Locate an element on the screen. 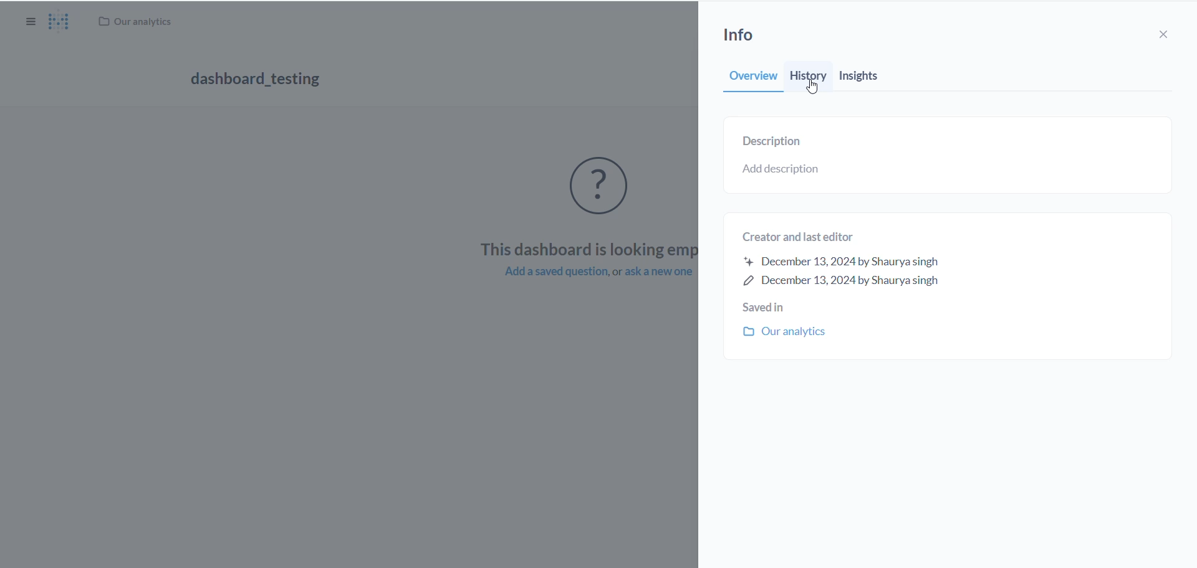 The image size is (1197, 568). Creator and last editor  December 13,2024 by Shaurya singh December 13,2024 by Shaurya singh is located at coordinates (866, 260).